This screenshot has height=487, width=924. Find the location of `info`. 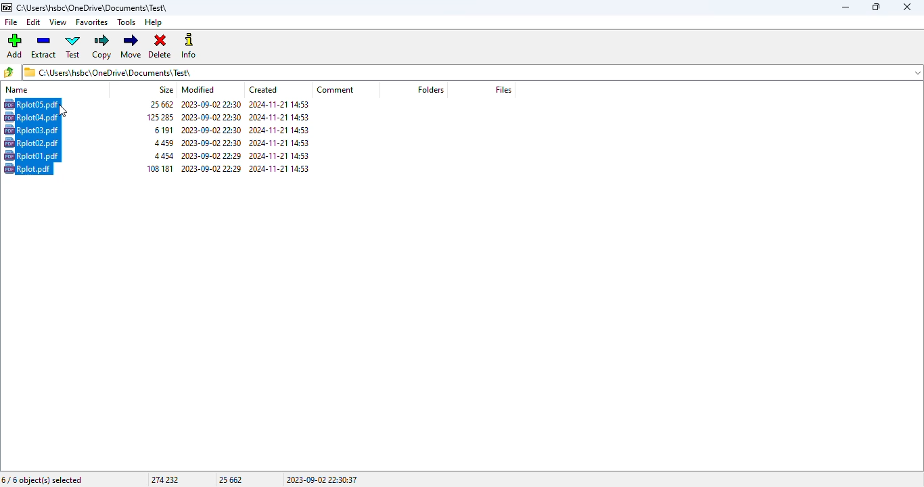

info is located at coordinates (190, 46).